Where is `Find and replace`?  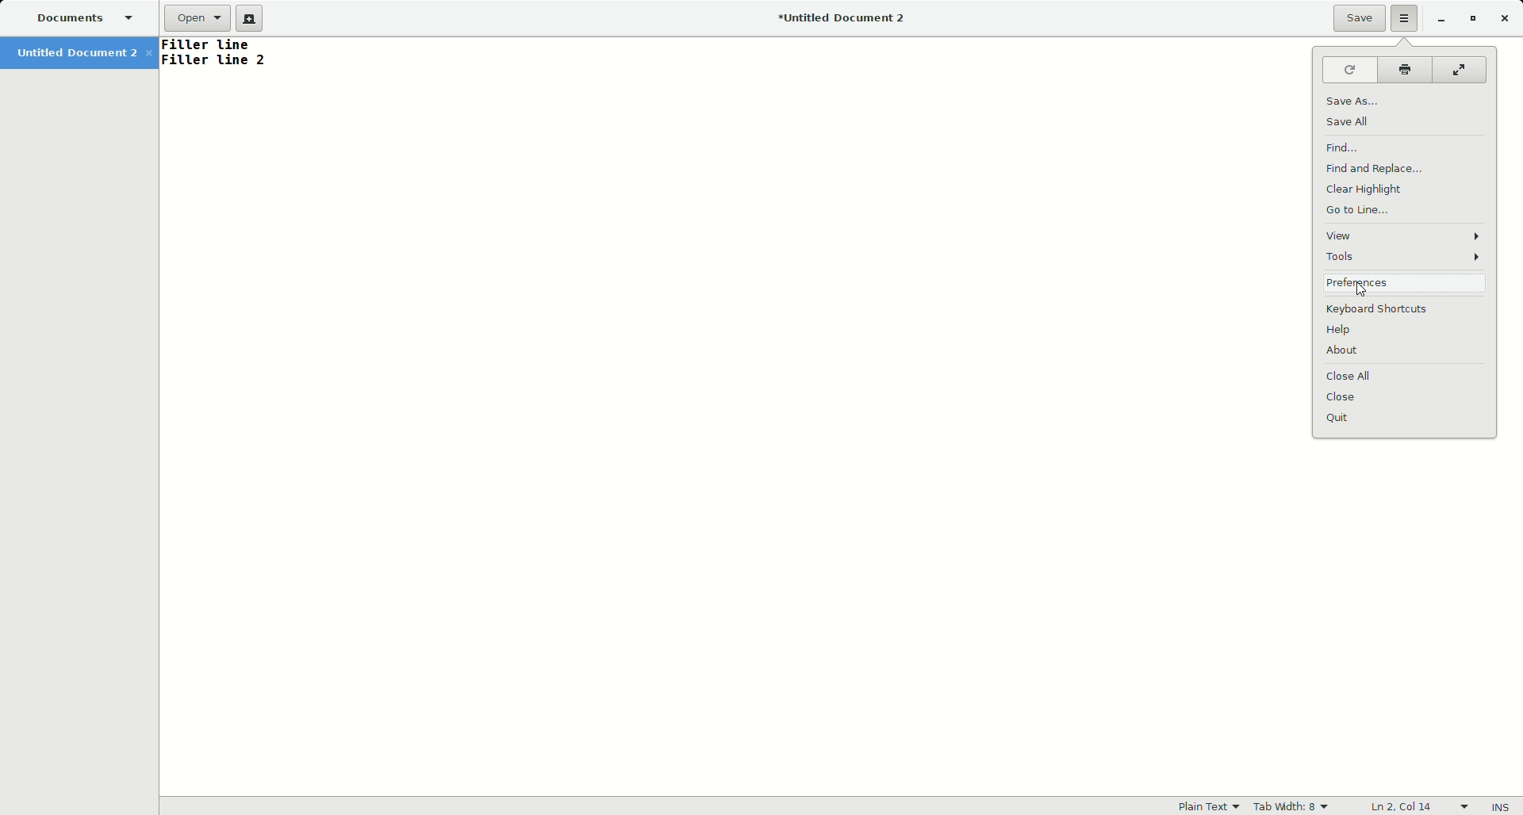
Find and replace is located at coordinates (1381, 167).